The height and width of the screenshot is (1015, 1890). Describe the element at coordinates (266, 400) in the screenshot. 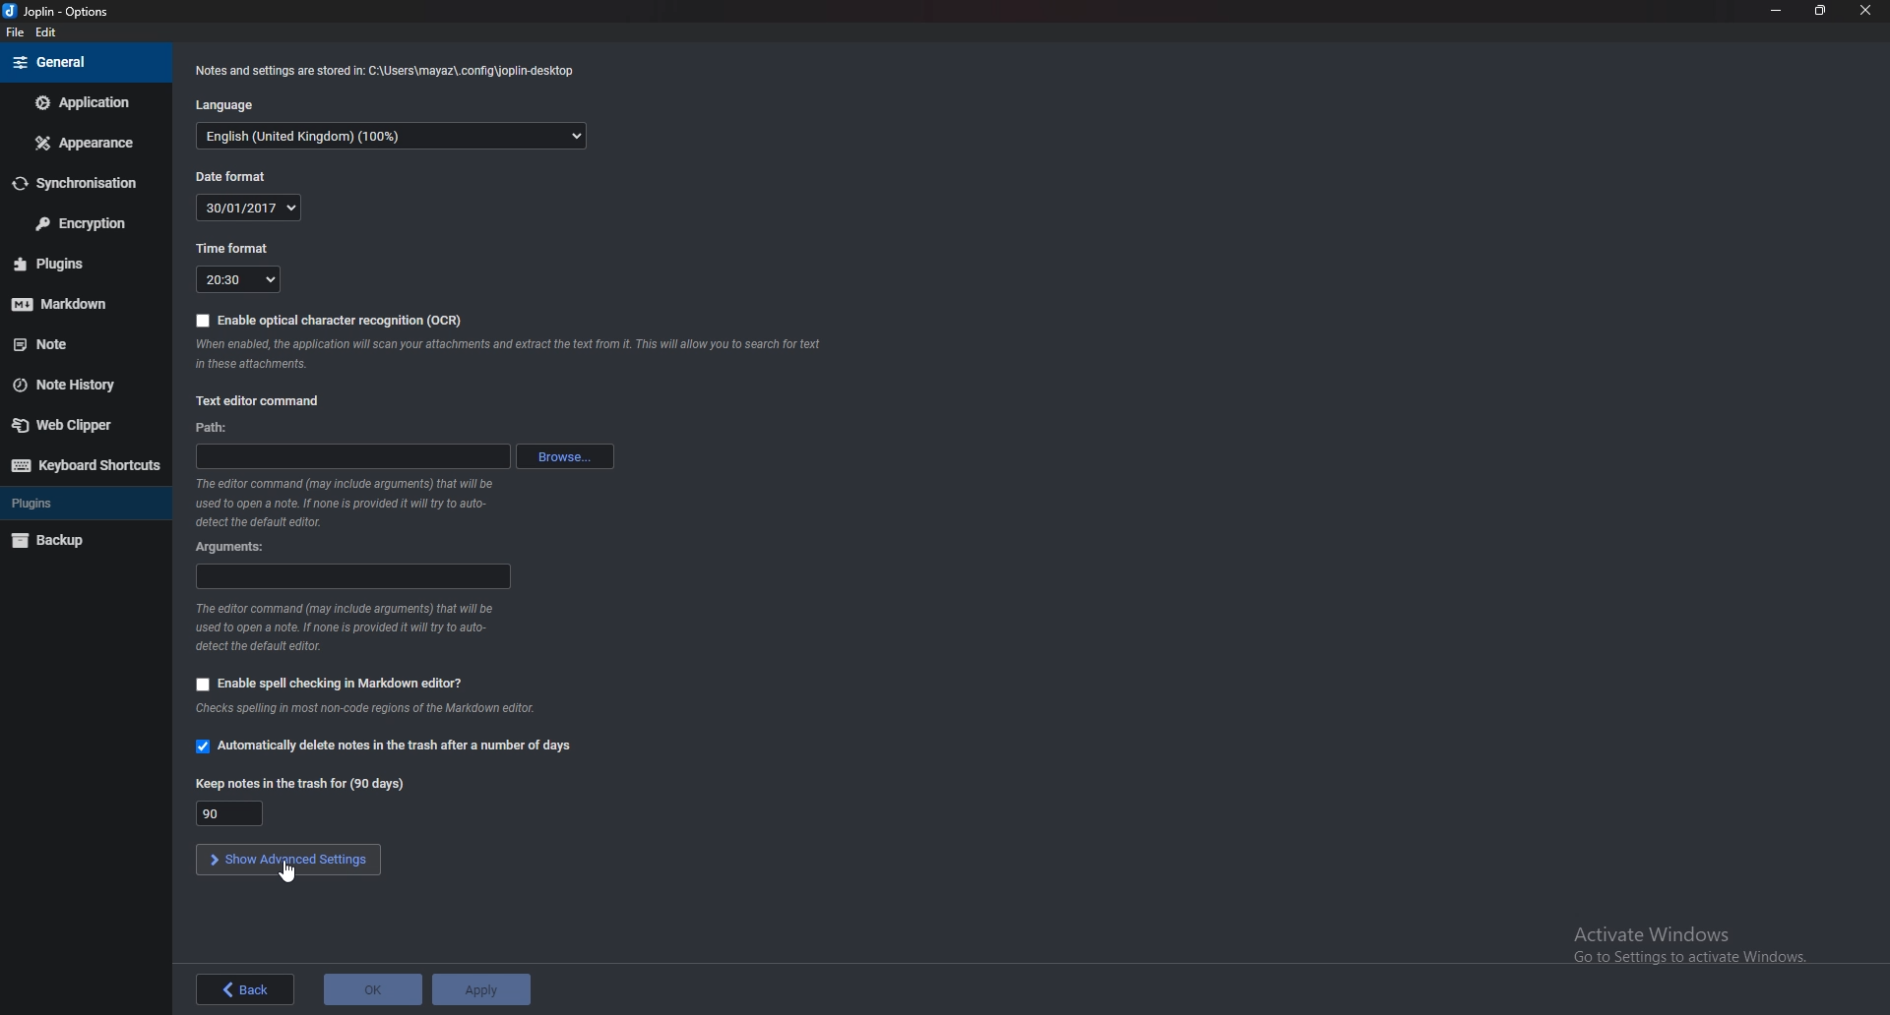

I see `Text editor command` at that location.